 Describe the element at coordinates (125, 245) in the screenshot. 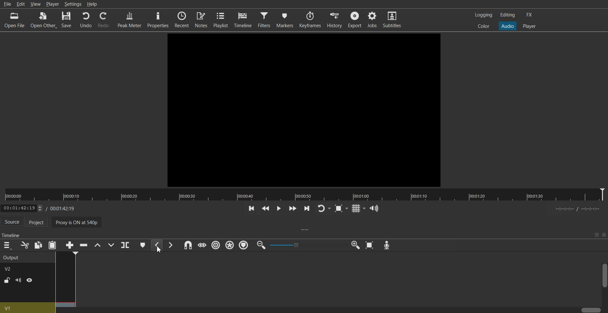

I see `Split on playhead` at that location.